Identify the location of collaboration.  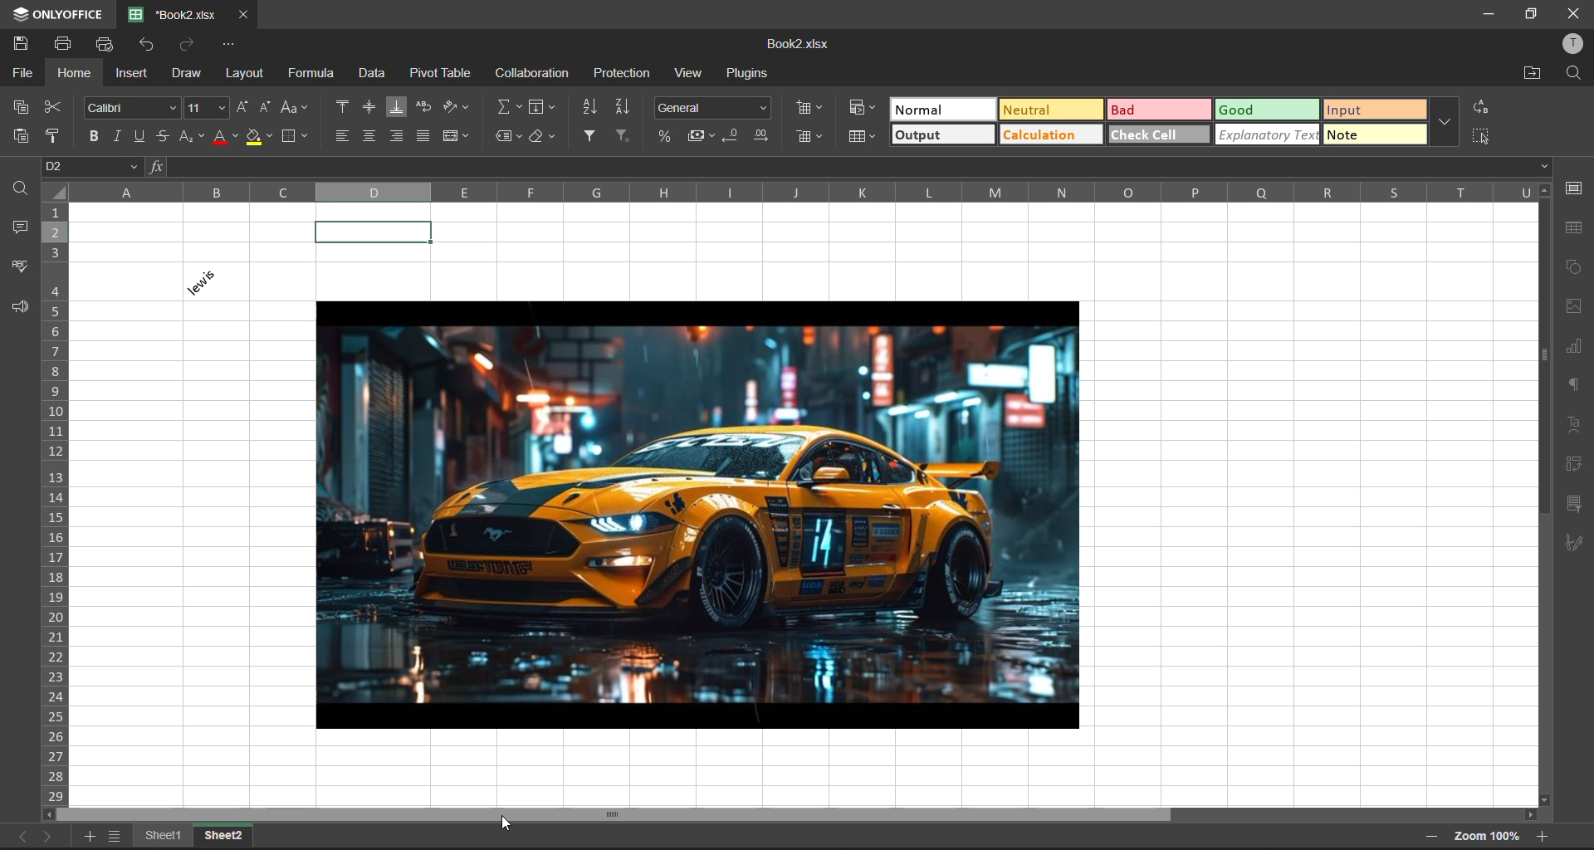
(532, 74).